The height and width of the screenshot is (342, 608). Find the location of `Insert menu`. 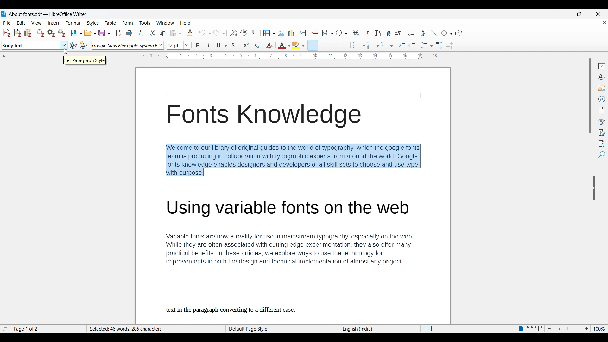

Insert menu is located at coordinates (54, 23).